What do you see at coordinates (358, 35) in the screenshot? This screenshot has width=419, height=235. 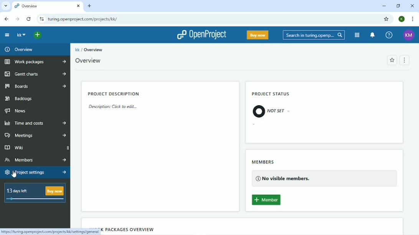 I see `Modules` at bounding box center [358, 35].